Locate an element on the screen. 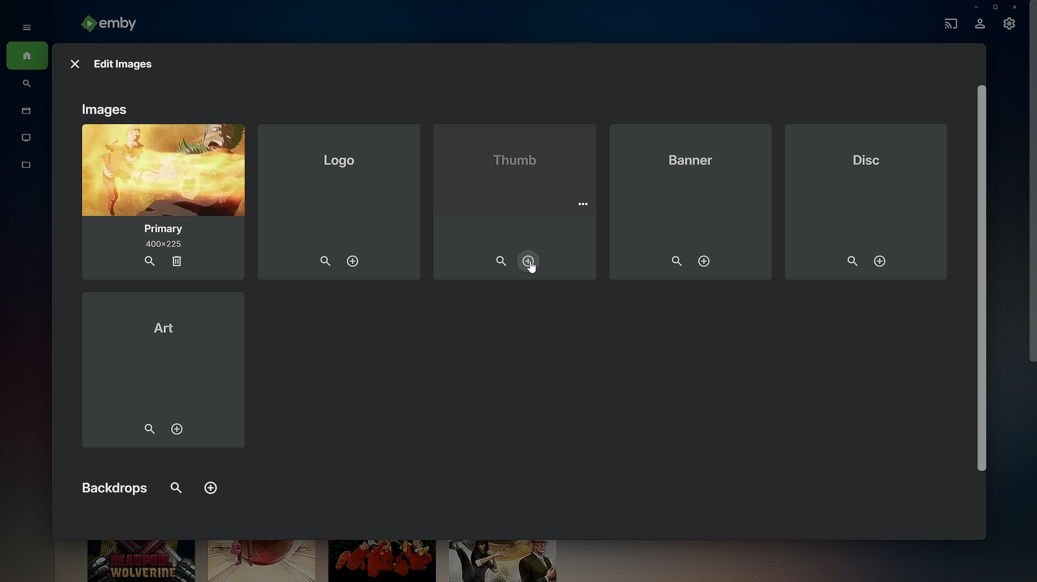 Image resolution: width=1037 pixels, height=582 pixels. Movies is located at coordinates (24, 112).